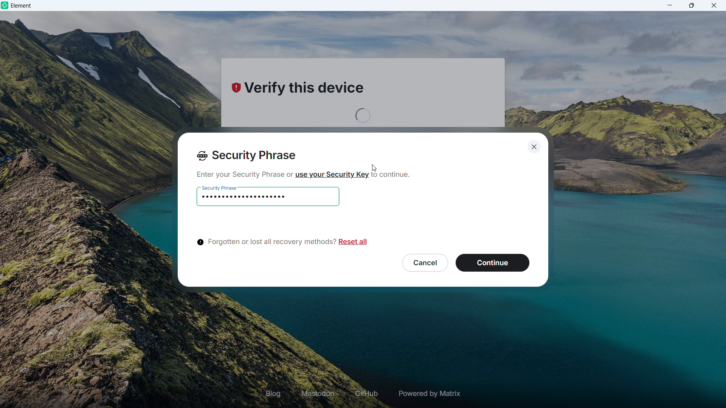 The height and width of the screenshot is (408, 726). Describe the element at coordinates (365, 394) in the screenshot. I see `GIT hub ` at that location.